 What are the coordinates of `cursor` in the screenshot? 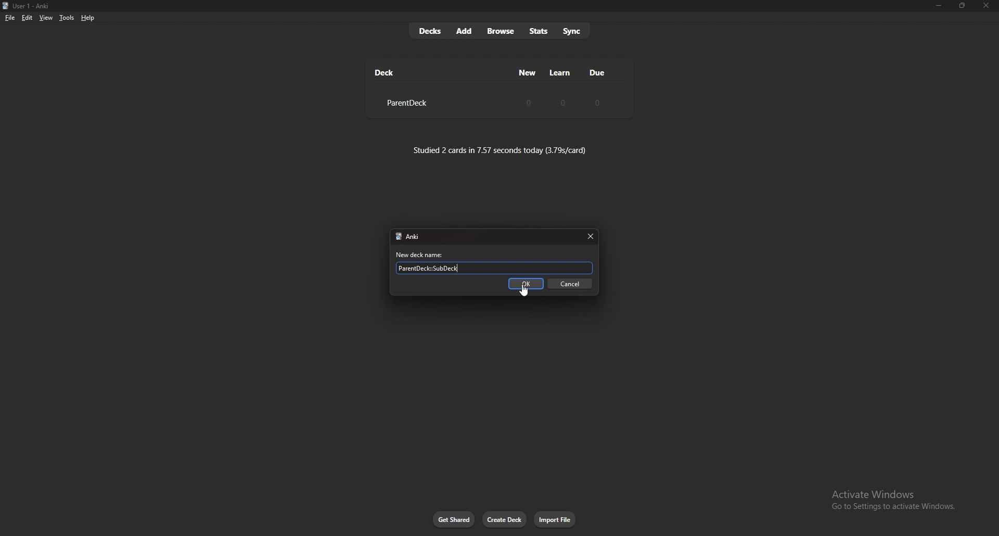 It's located at (524, 291).